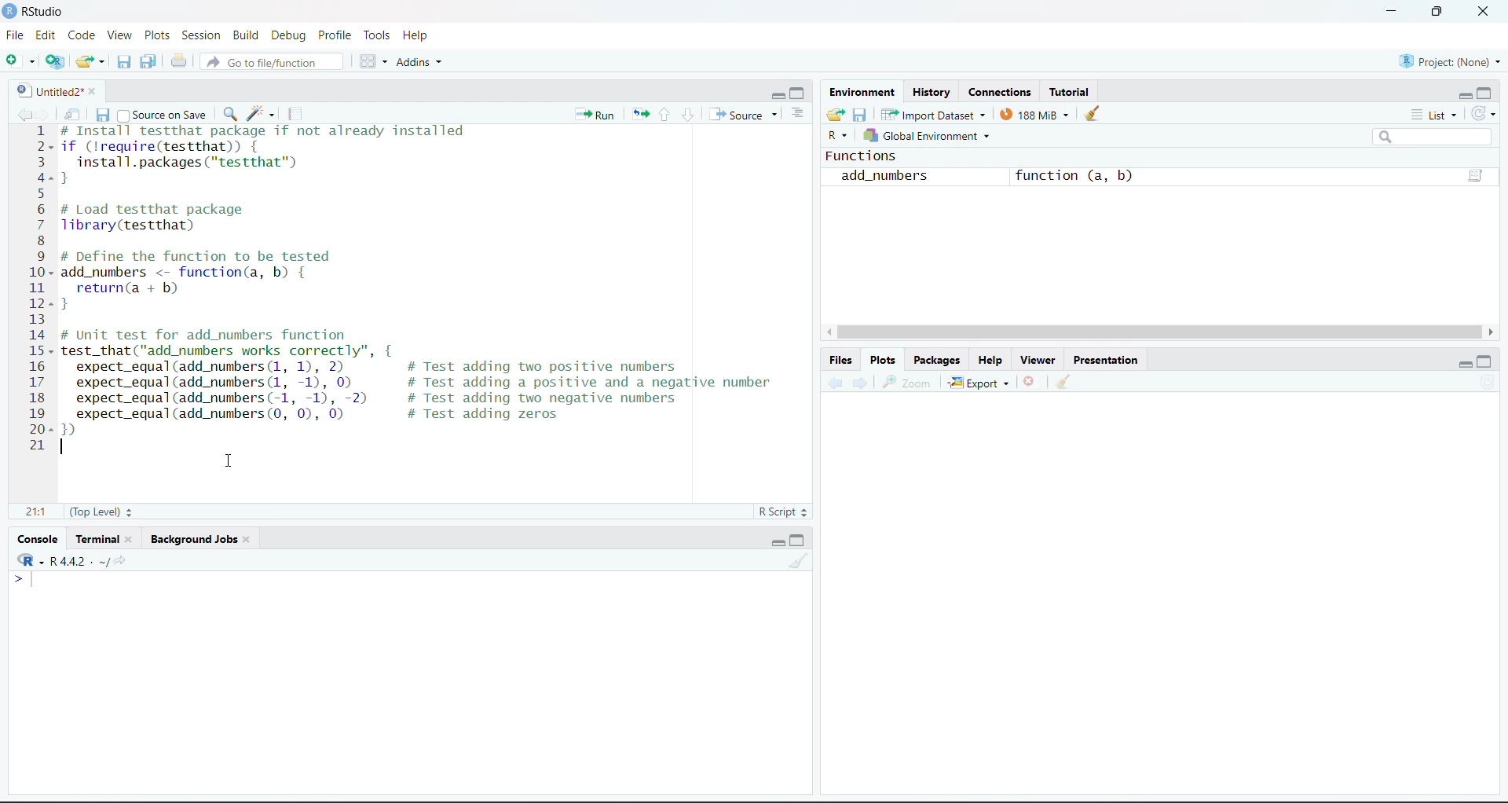 The width and height of the screenshot is (1508, 803). Describe the element at coordinates (90, 60) in the screenshot. I see `open an existing file` at that location.